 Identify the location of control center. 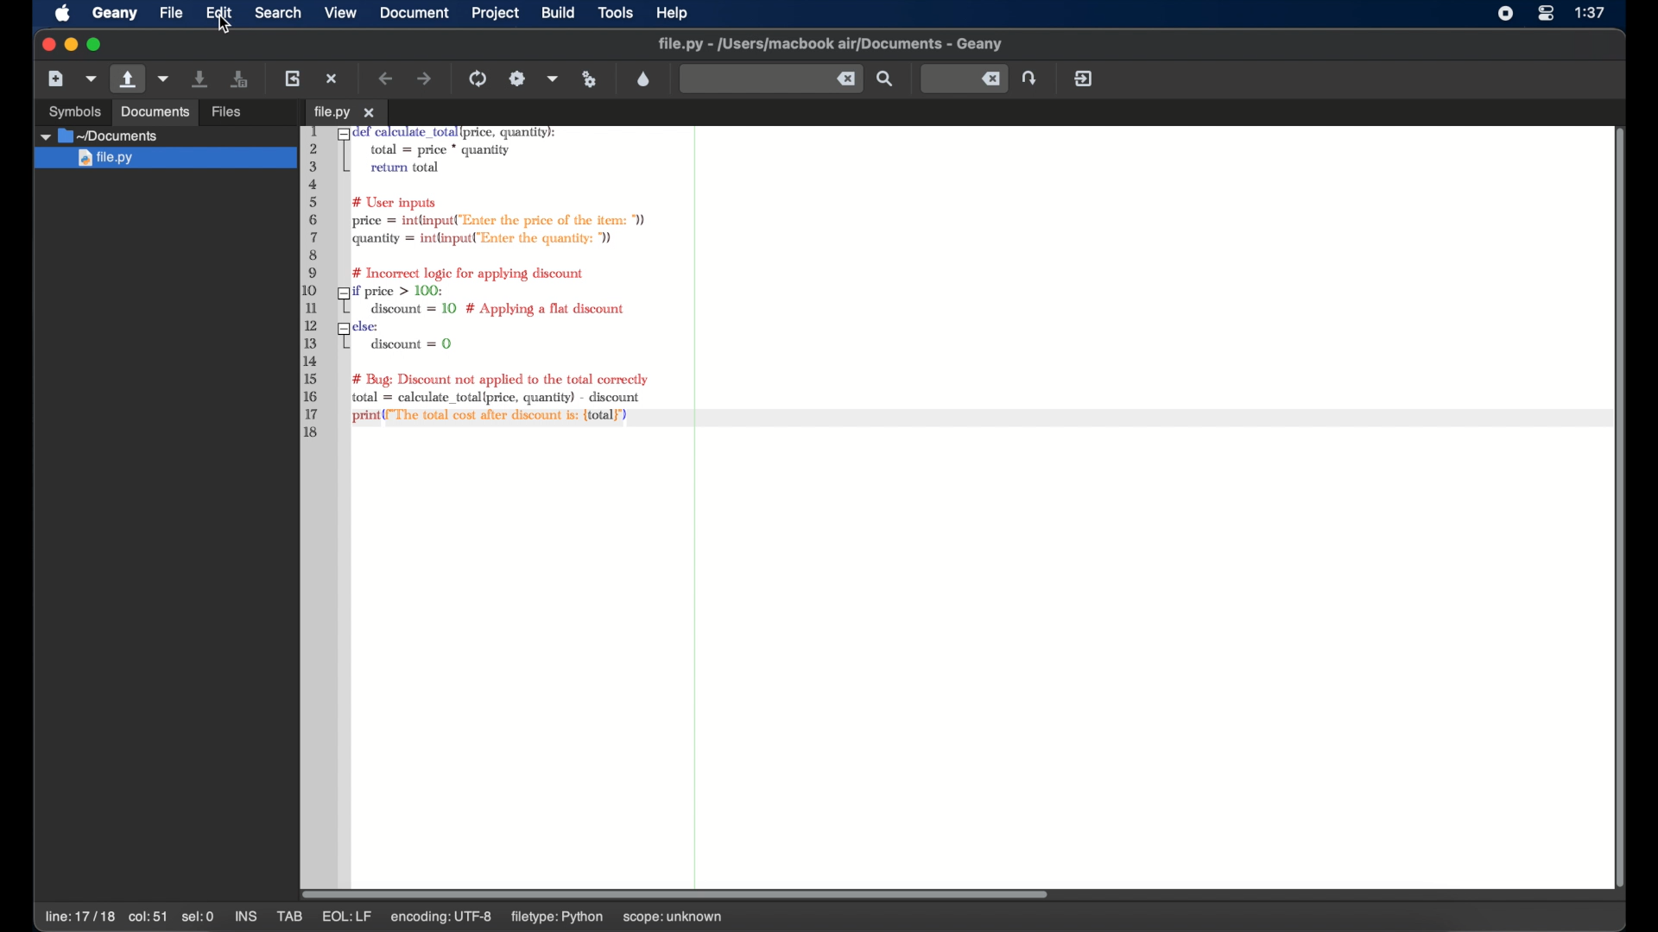
(1546, 14).